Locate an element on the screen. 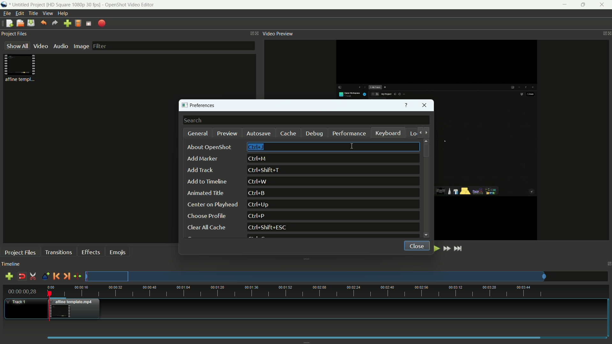 This screenshot has width=612, height=344. file menu is located at coordinates (6, 13).